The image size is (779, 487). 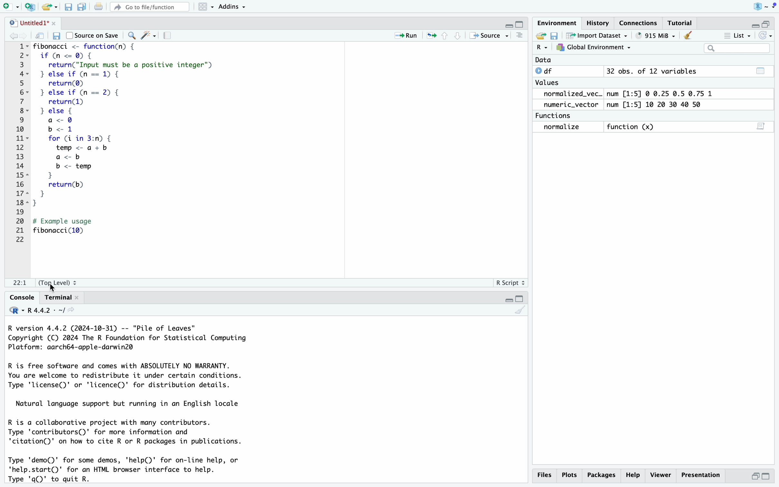 What do you see at coordinates (17, 298) in the screenshot?
I see `console` at bounding box center [17, 298].